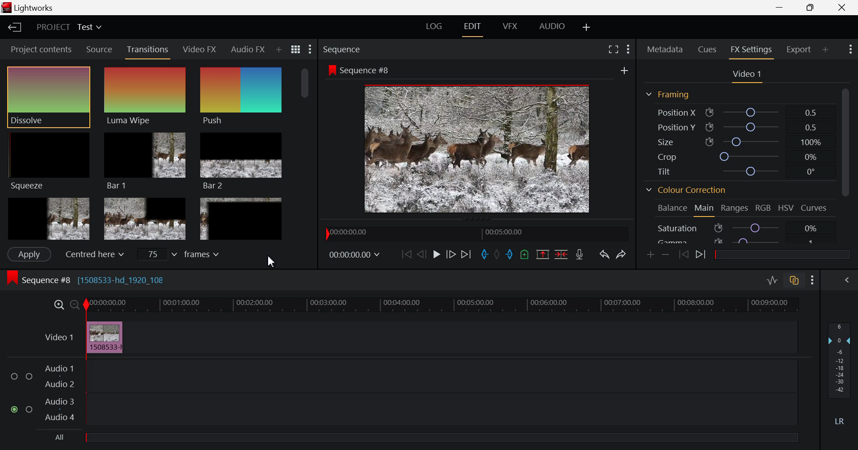 The image size is (858, 450). What do you see at coordinates (240, 219) in the screenshot?
I see `Box 3` at bounding box center [240, 219].